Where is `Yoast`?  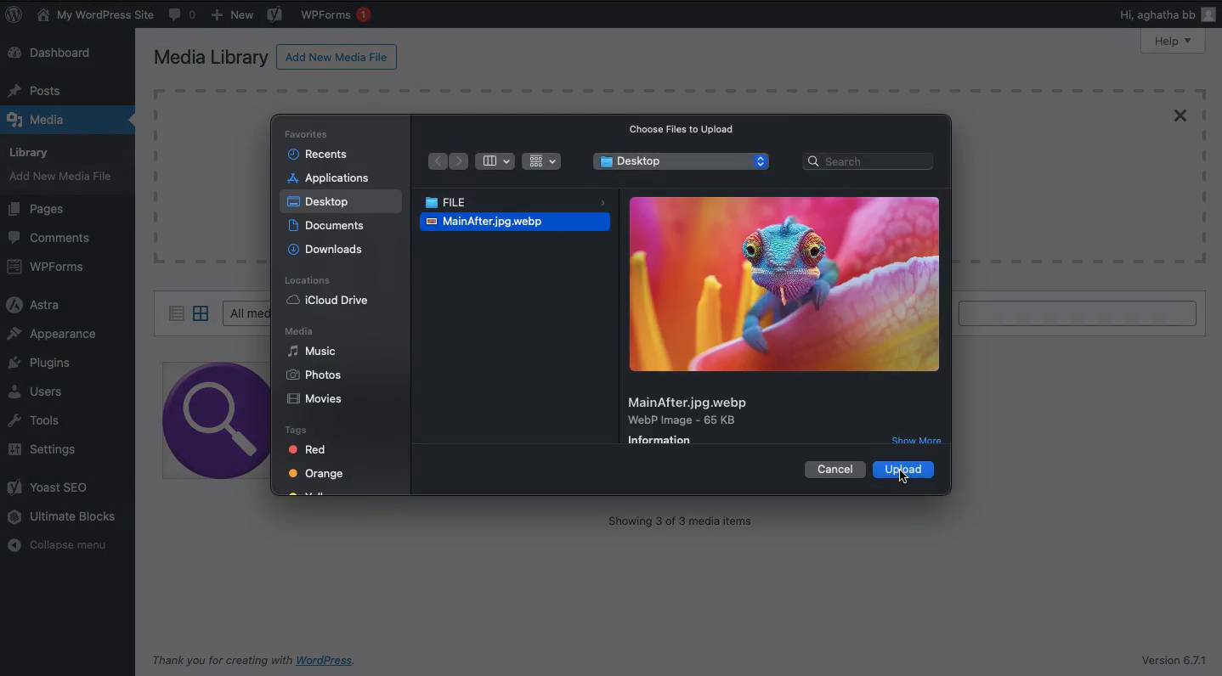 Yoast is located at coordinates (275, 16).